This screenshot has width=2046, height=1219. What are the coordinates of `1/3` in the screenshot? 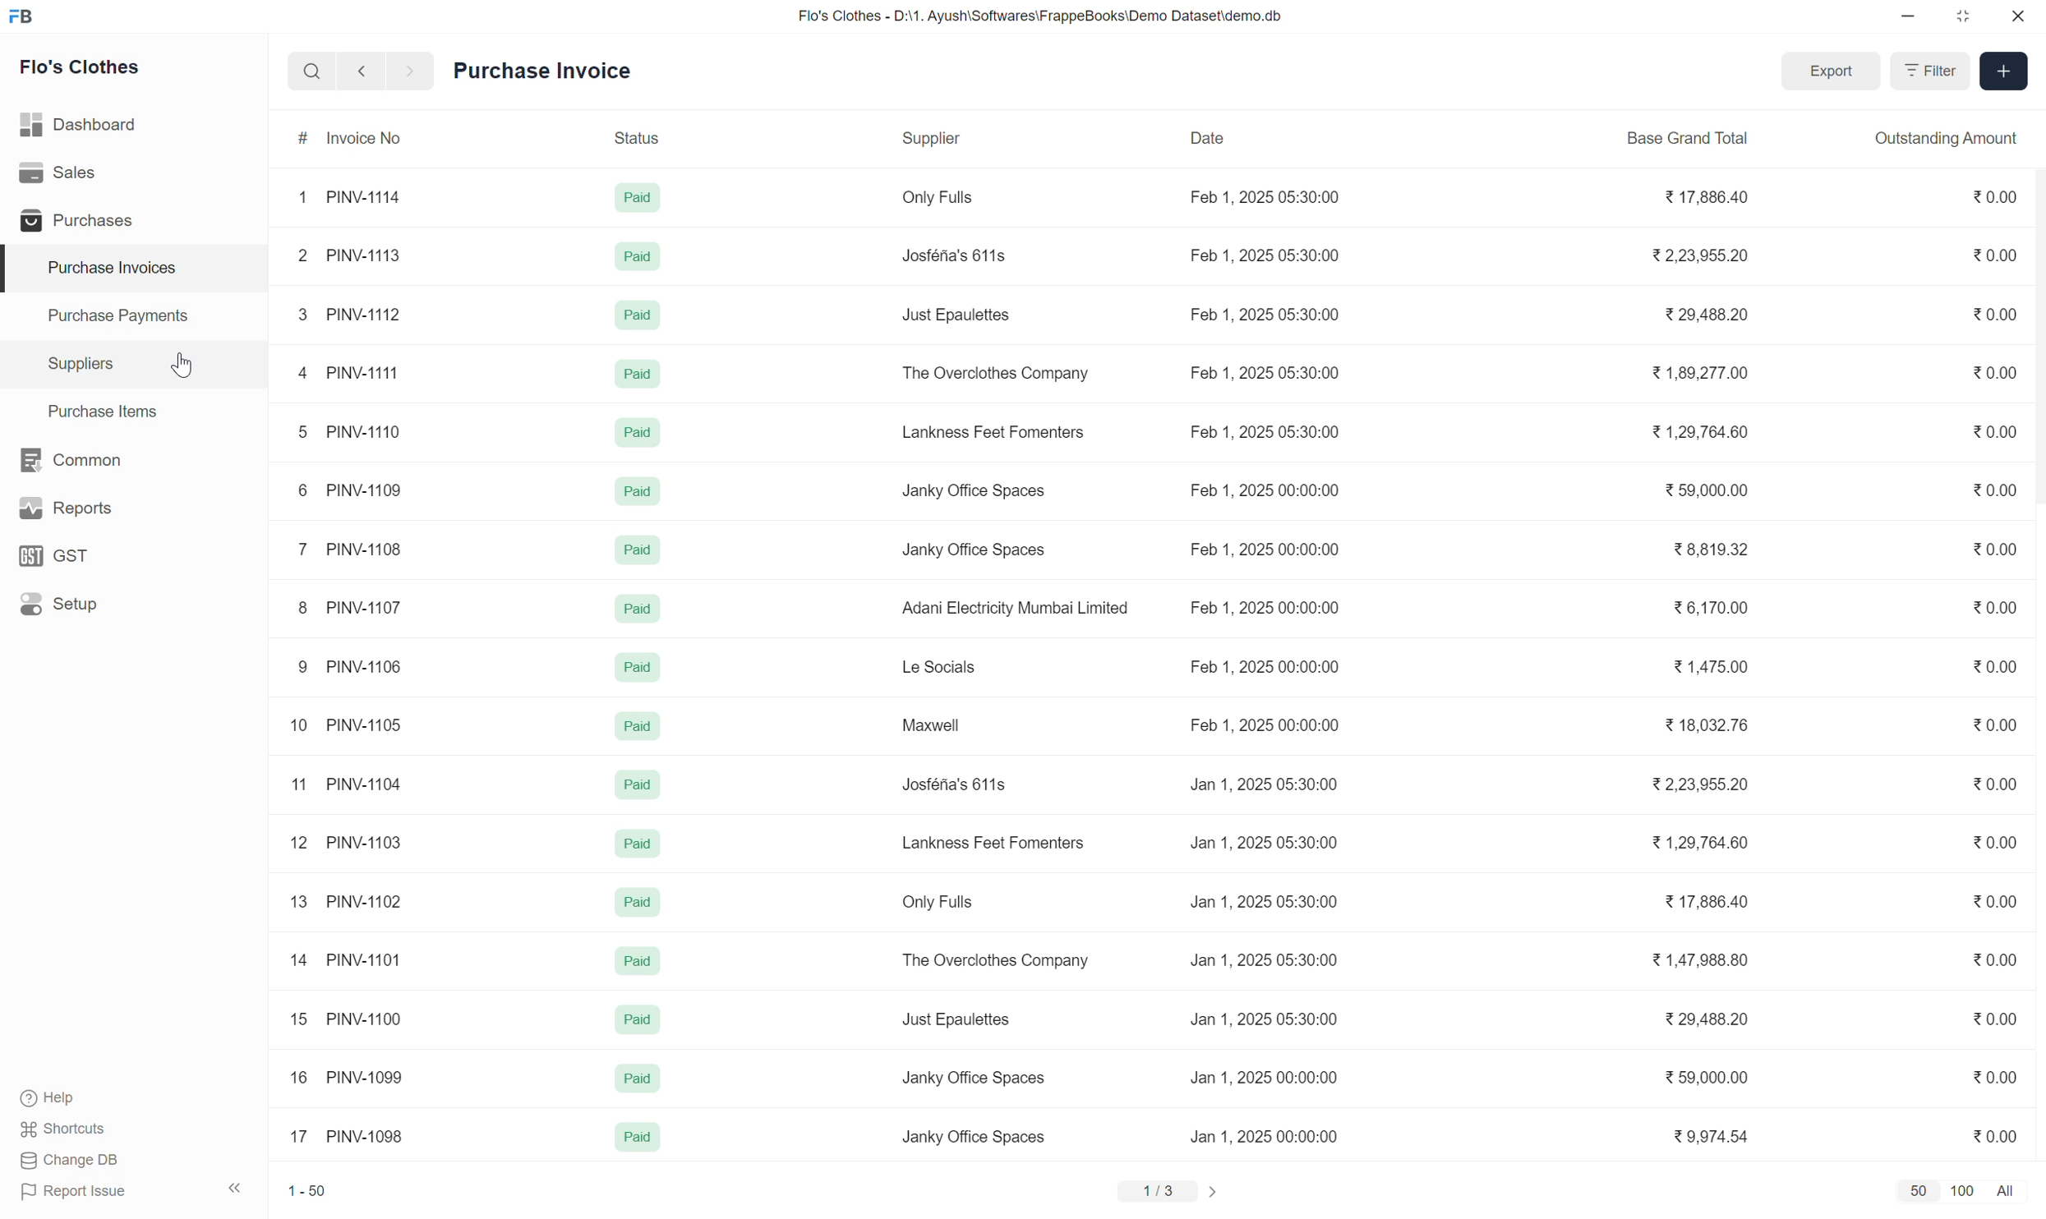 It's located at (1159, 1191).